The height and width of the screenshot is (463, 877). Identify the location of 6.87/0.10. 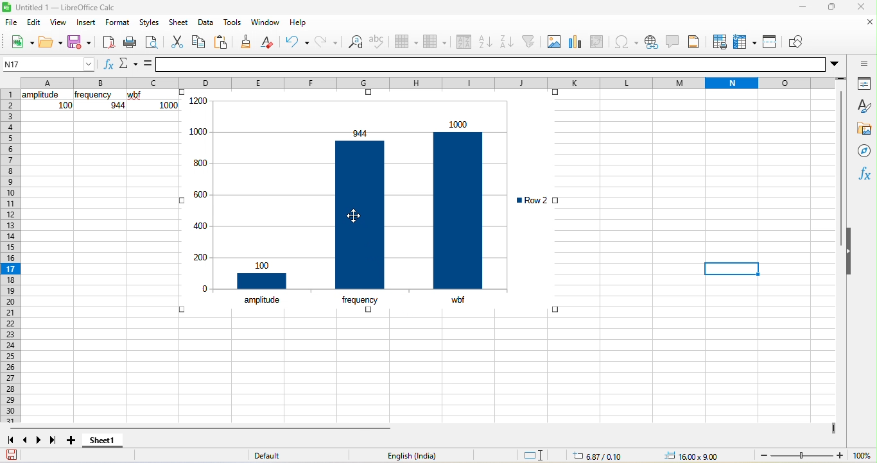
(601, 458).